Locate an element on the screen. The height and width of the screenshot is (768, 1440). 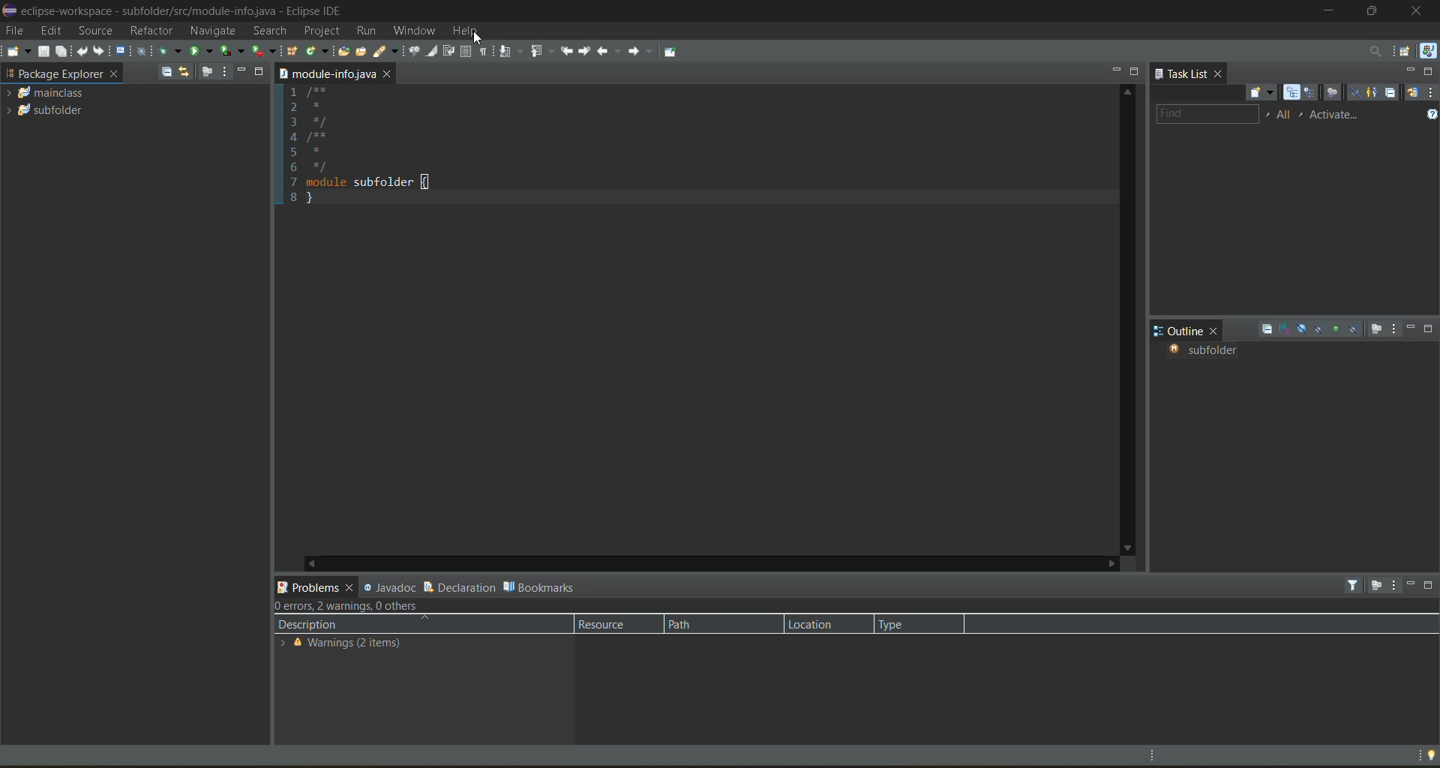
focus on active task is located at coordinates (208, 73).